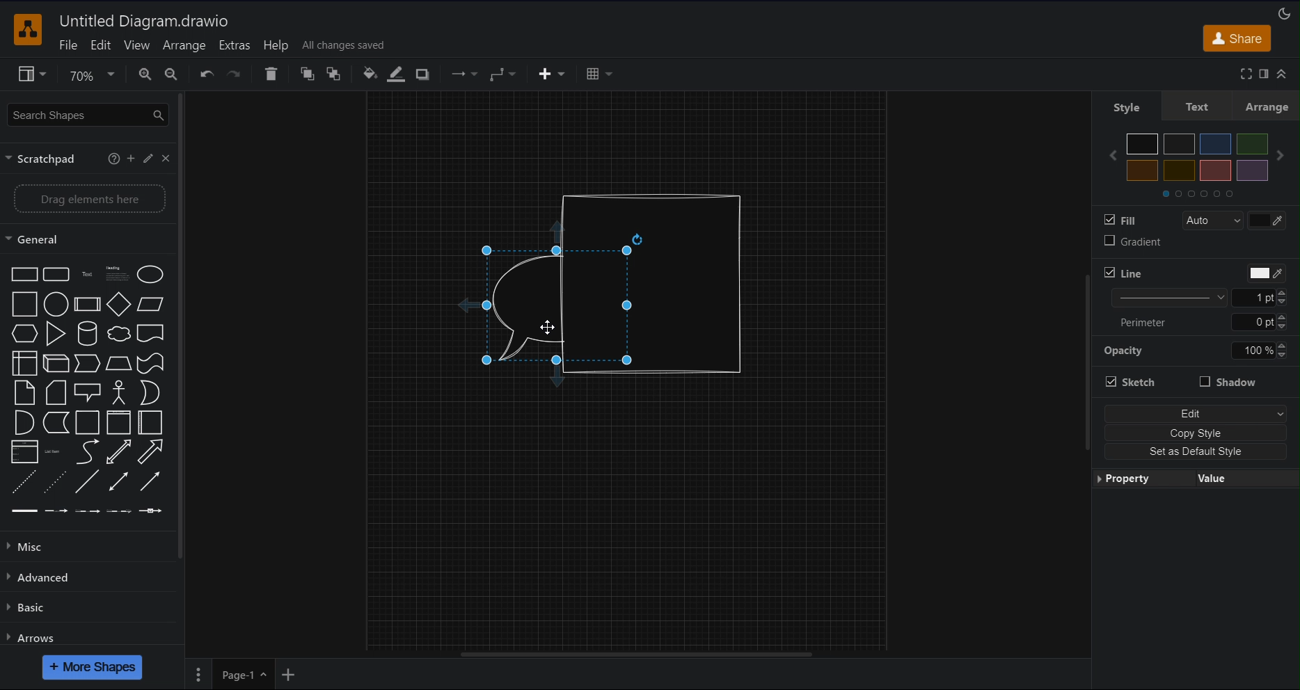 The width and height of the screenshot is (1300, 690). What do you see at coordinates (185, 45) in the screenshot?
I see `Arrange` at bounding box center [185, 45].